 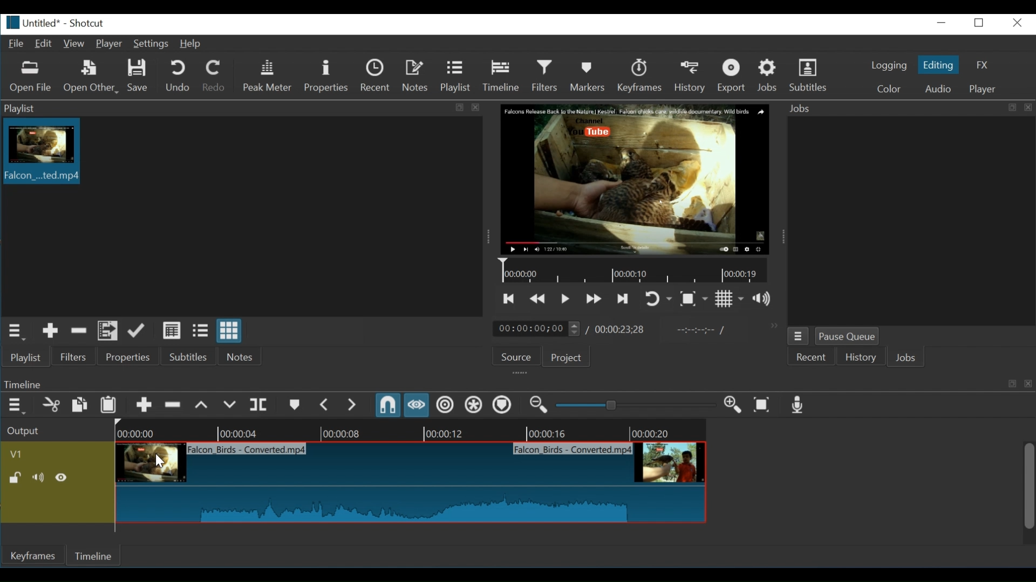 What do you see at coordinates (905, 358) in the screenshot?
I see `Jobs` at bounding box center [905, 358].